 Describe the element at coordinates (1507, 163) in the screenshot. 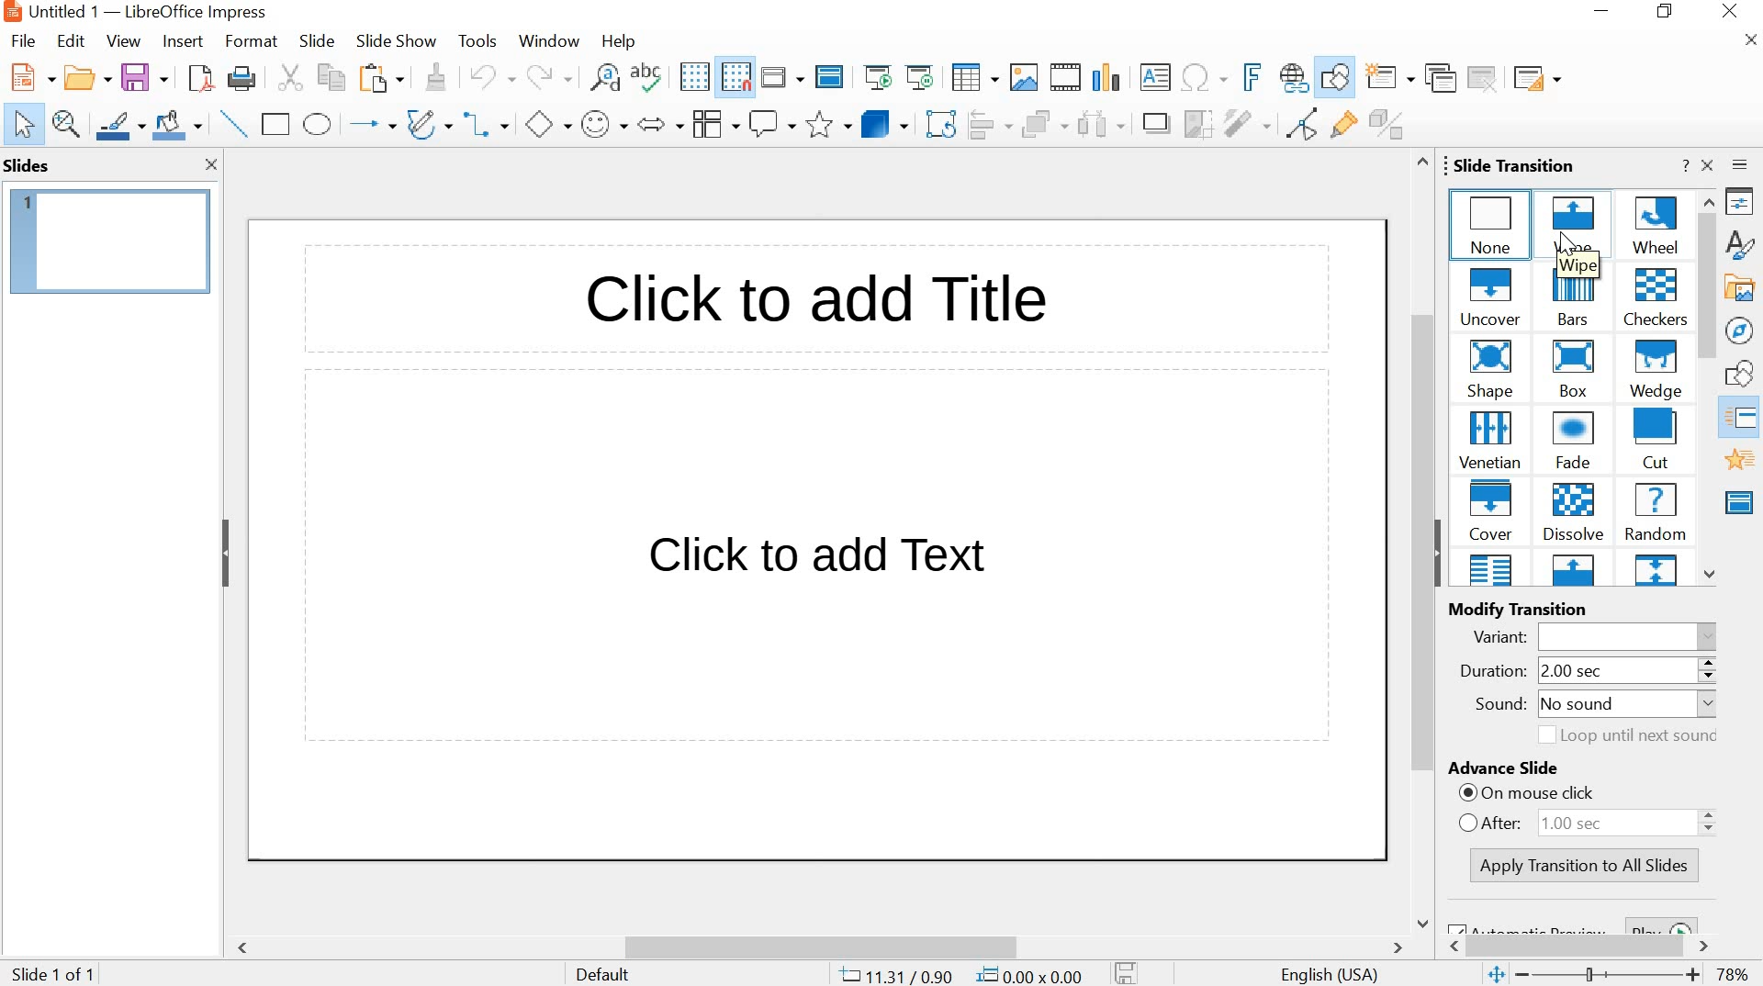

I see `slide transition` at that location.